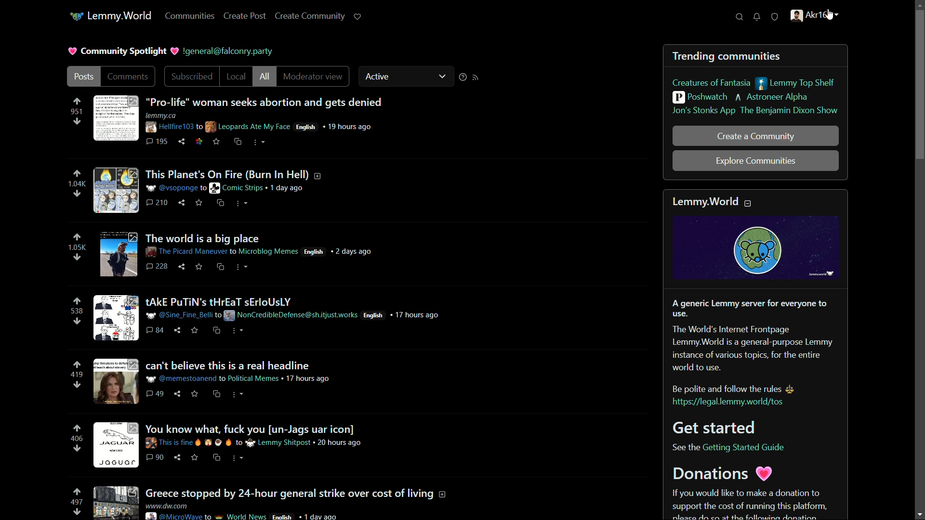 The height and width of the screenshot is (520, 925). I want to click on number of votes, so click(76, 375).